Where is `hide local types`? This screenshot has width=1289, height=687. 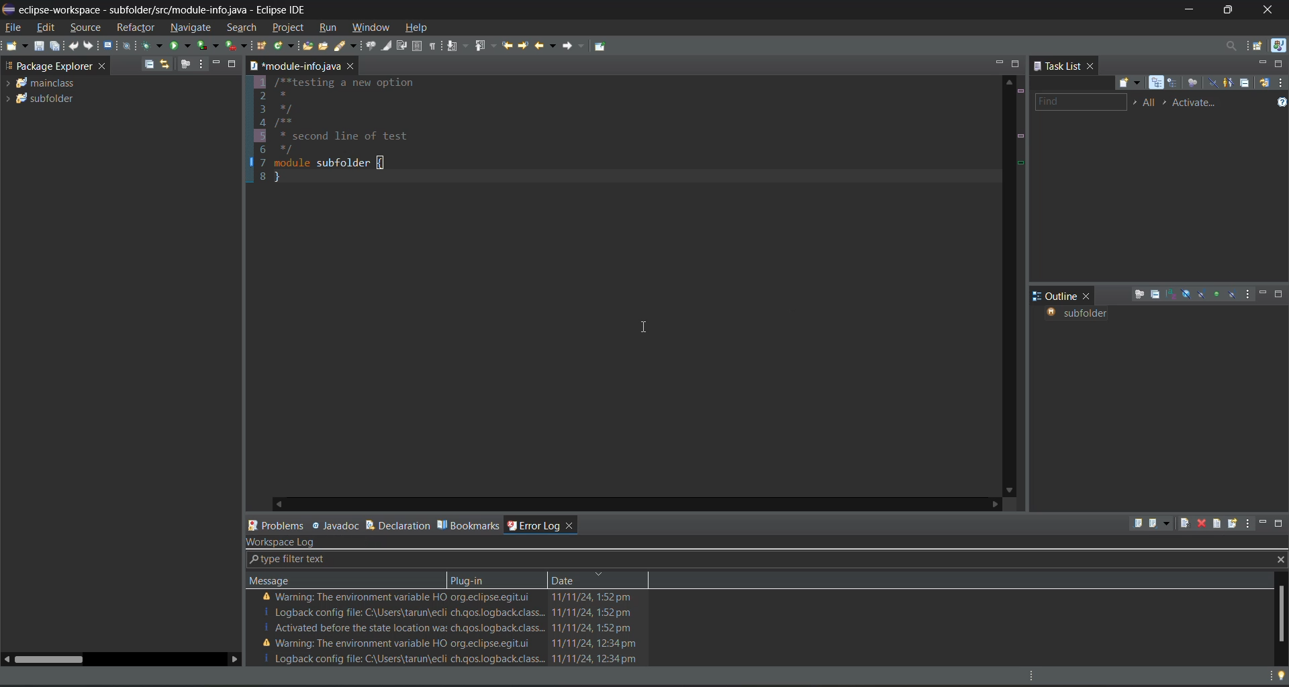 hide local types is located at coordinates (1234, 296).